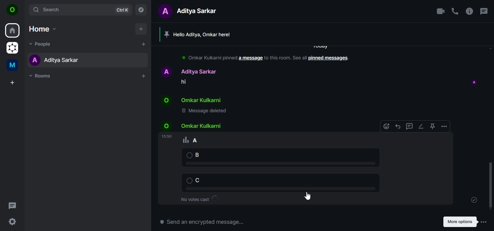 Image resolution: width=494 pixels, height=231 pixels. Describe the element at coordinates (421, 126) in the screenshot. I see `edit` at that location.